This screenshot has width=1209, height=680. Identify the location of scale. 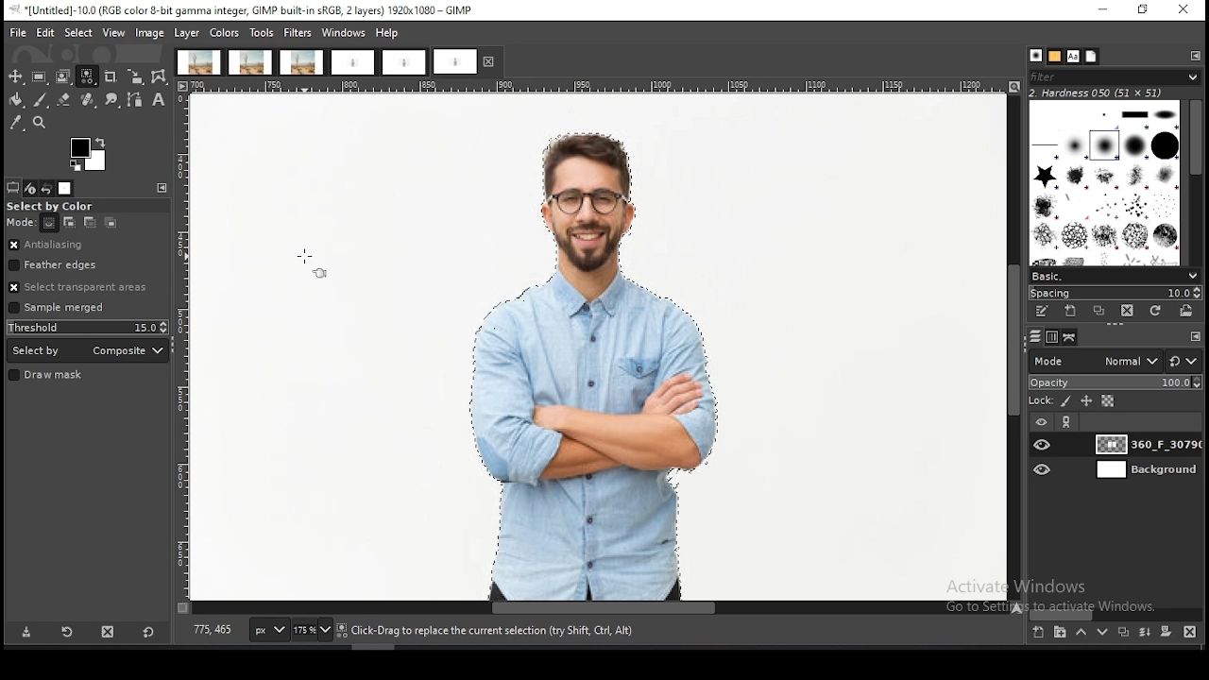
(183, 348).